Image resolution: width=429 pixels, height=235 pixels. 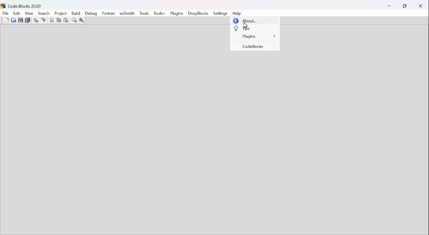 I want to click on Replace, so click(x=83, y=20).